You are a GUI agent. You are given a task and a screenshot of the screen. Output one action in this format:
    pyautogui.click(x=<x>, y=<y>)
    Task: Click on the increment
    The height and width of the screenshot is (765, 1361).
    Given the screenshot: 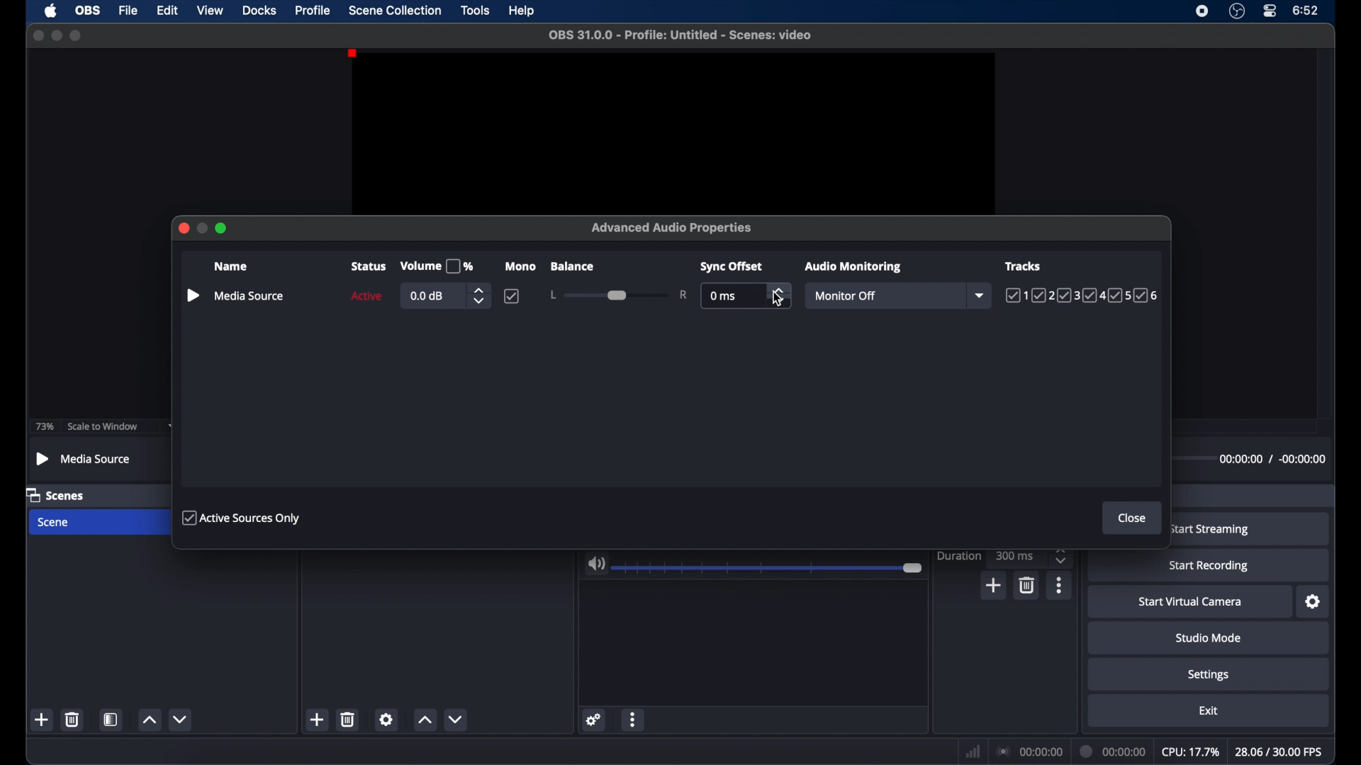 What is the action you would take?
    pyautogui.click(x=425, y=720)
    